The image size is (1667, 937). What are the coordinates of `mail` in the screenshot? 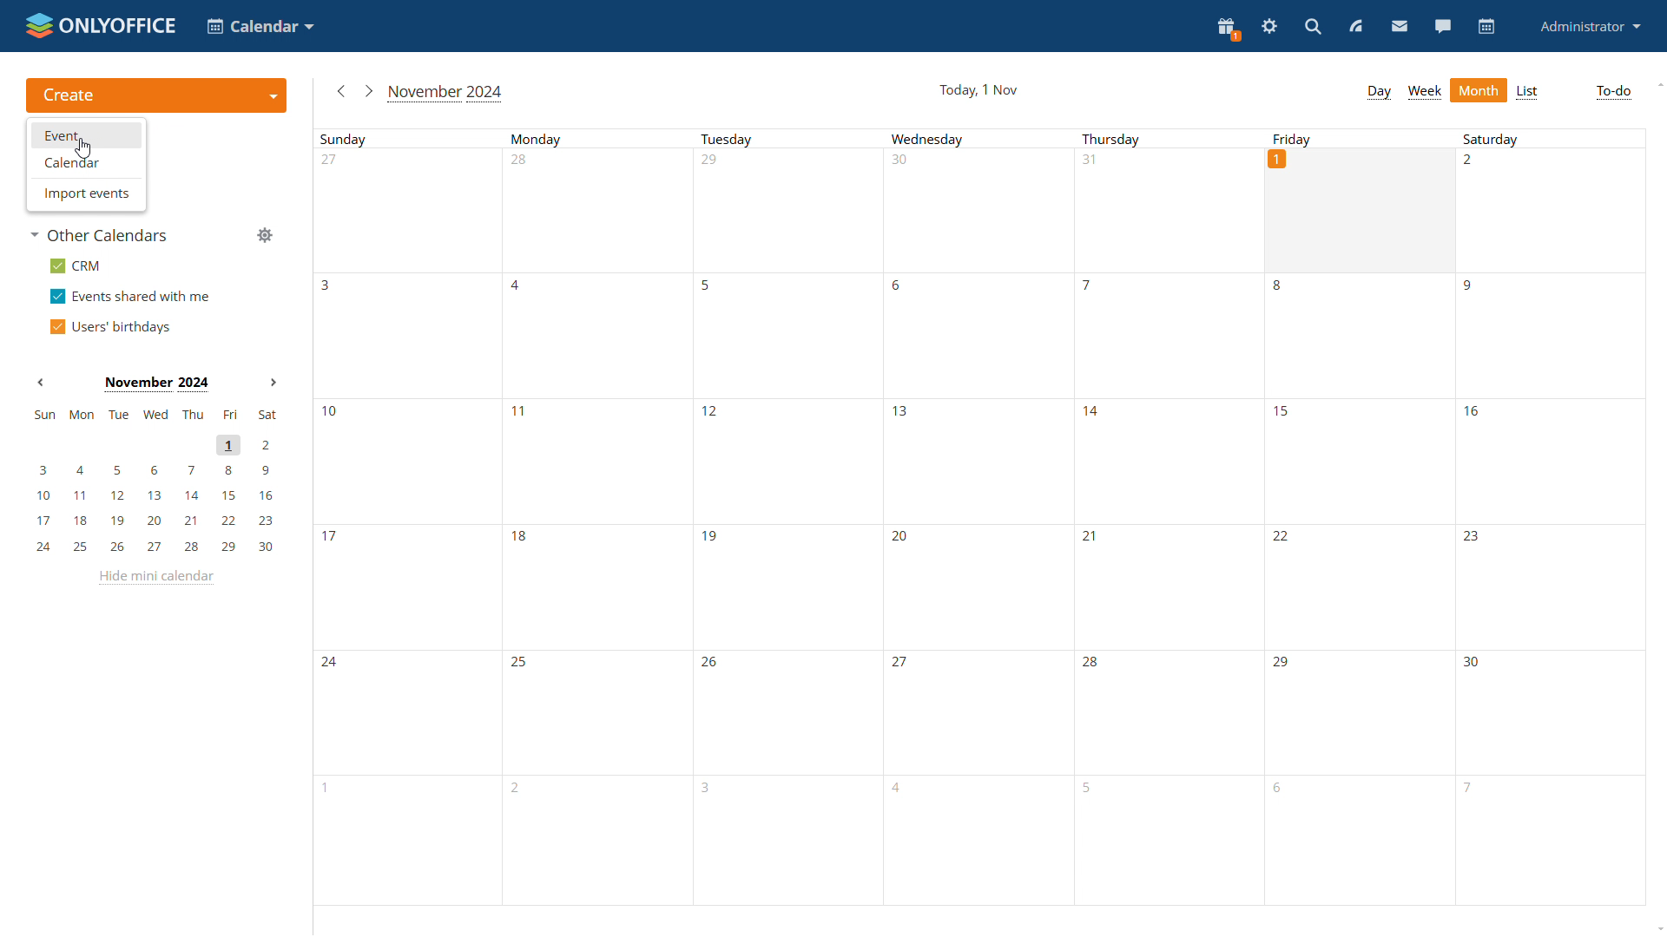 It's located at (1400, 28).